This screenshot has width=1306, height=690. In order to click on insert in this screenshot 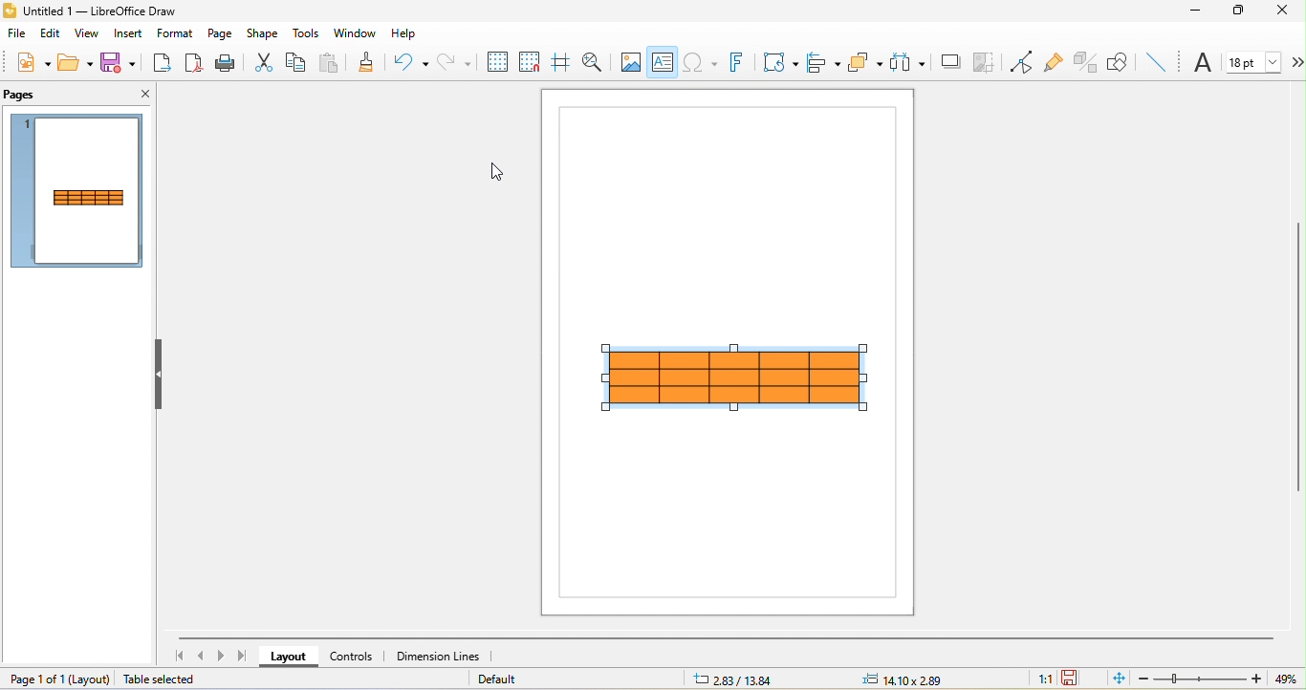, I will do `click(127, 35)`.